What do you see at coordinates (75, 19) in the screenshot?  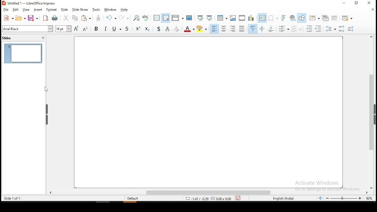 I see `copy` at bounding box center [75, 19].